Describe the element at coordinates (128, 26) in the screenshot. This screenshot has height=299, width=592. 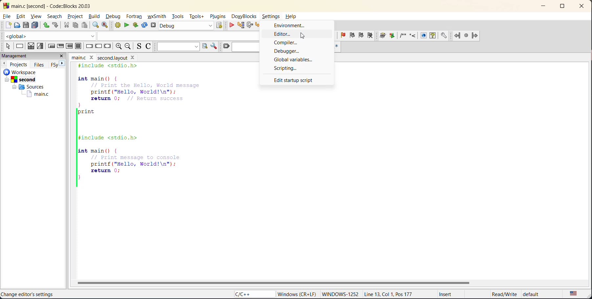
I see `run` at that location.